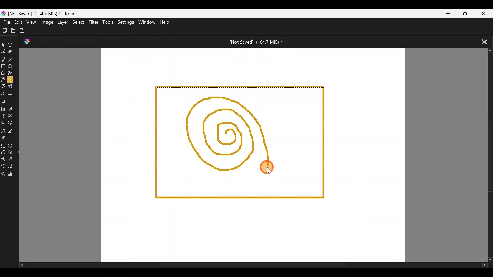 The image size is (493, 277). I want to click on Contiguous selection tool, so click(3, 158).